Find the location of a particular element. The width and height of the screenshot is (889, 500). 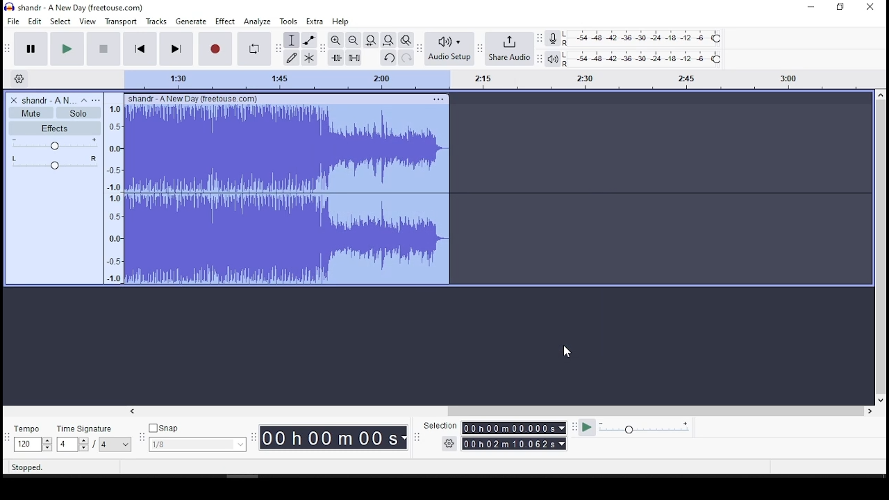

redo is located at coordinates (406, 57).